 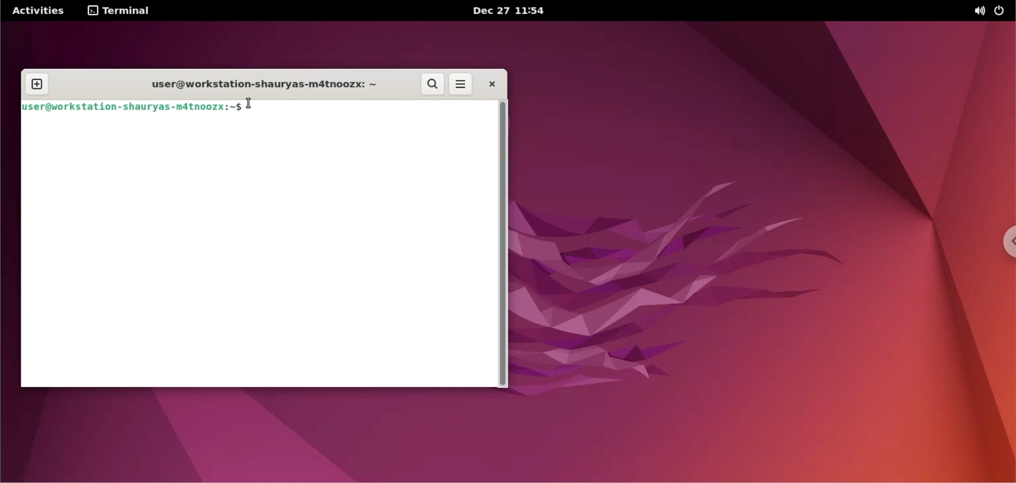 What do you see at coordinates (979, 11) in the screenshot?
I see `sound options` at bounding box center [979, 11].